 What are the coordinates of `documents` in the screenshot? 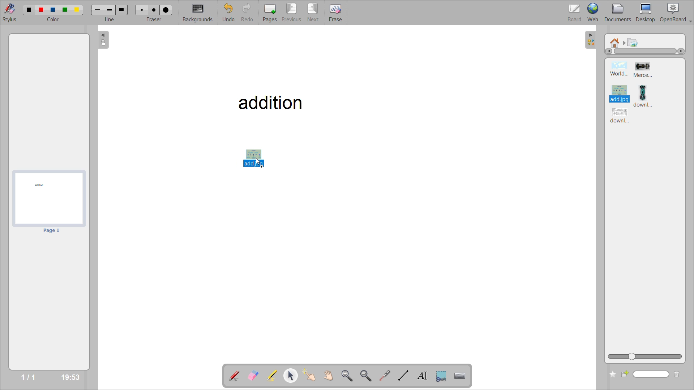 It's located at (621, 13).